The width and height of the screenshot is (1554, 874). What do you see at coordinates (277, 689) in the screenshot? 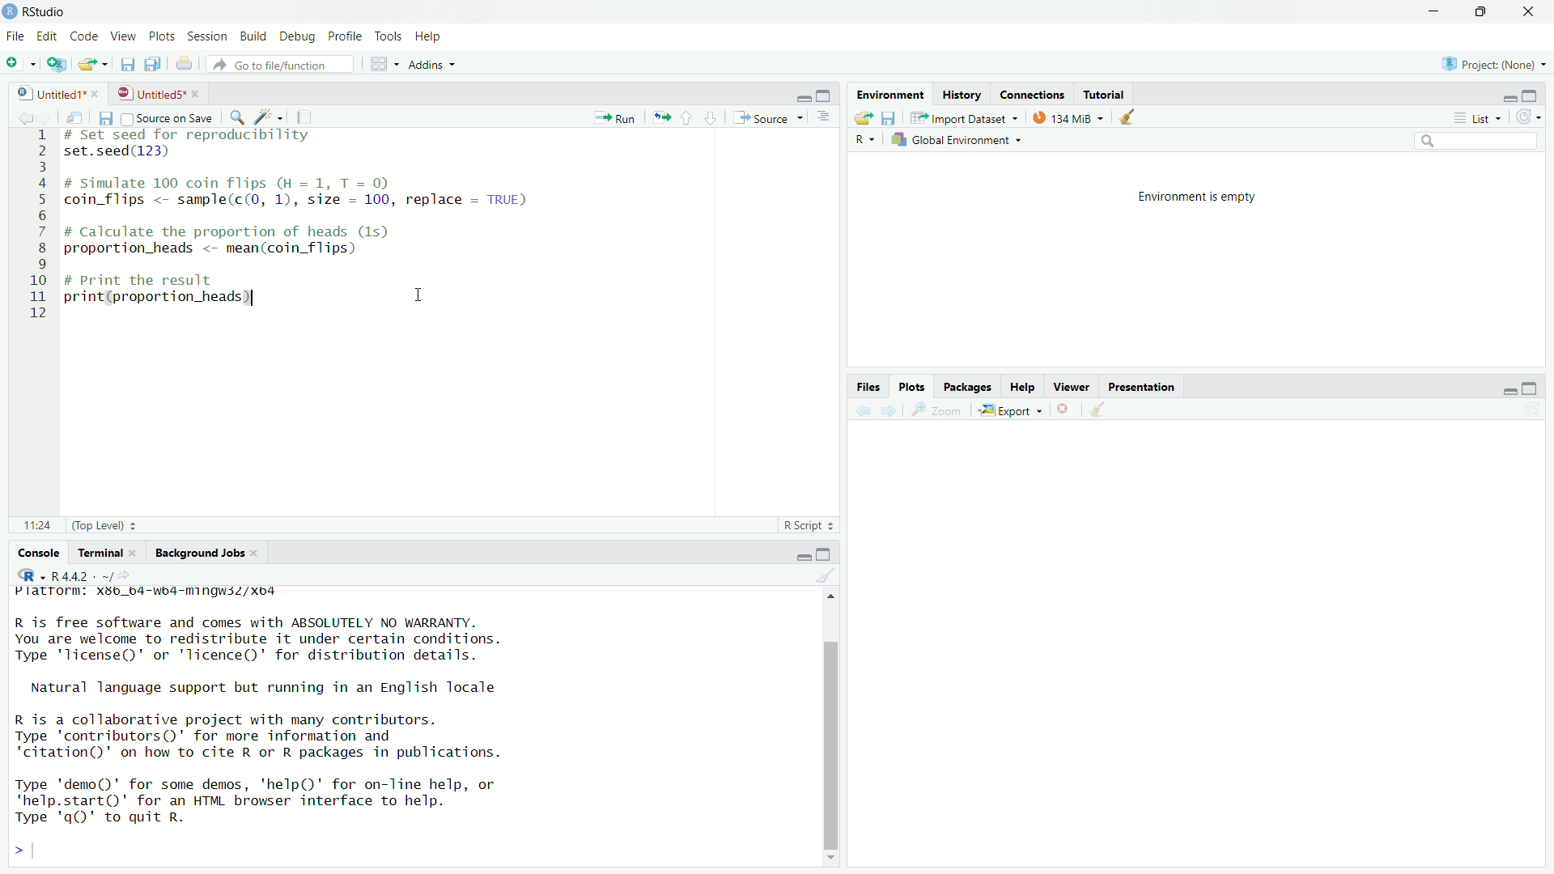
I see `Natural language support but running in an English locale` at bounding box center [277, 689].